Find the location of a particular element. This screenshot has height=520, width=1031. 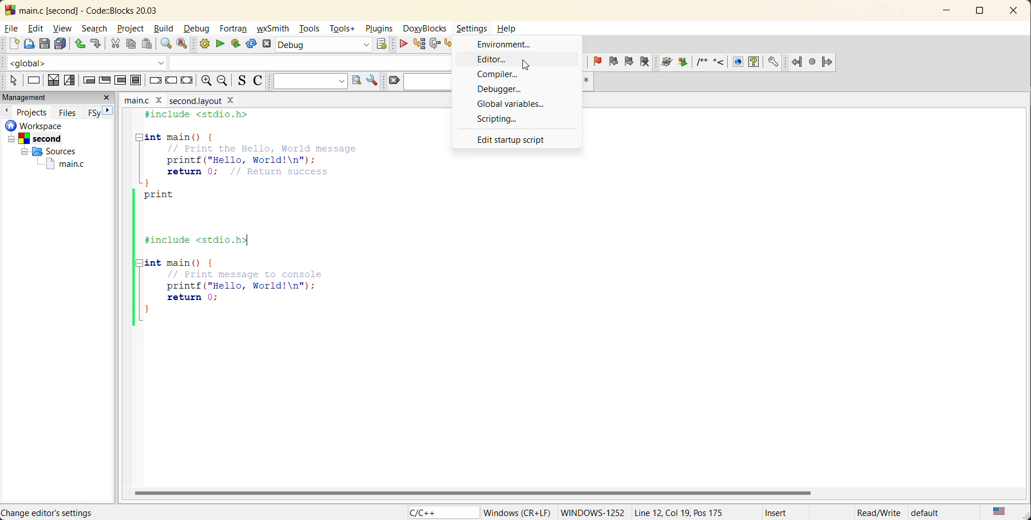

project is located at coordinates (132, 29).